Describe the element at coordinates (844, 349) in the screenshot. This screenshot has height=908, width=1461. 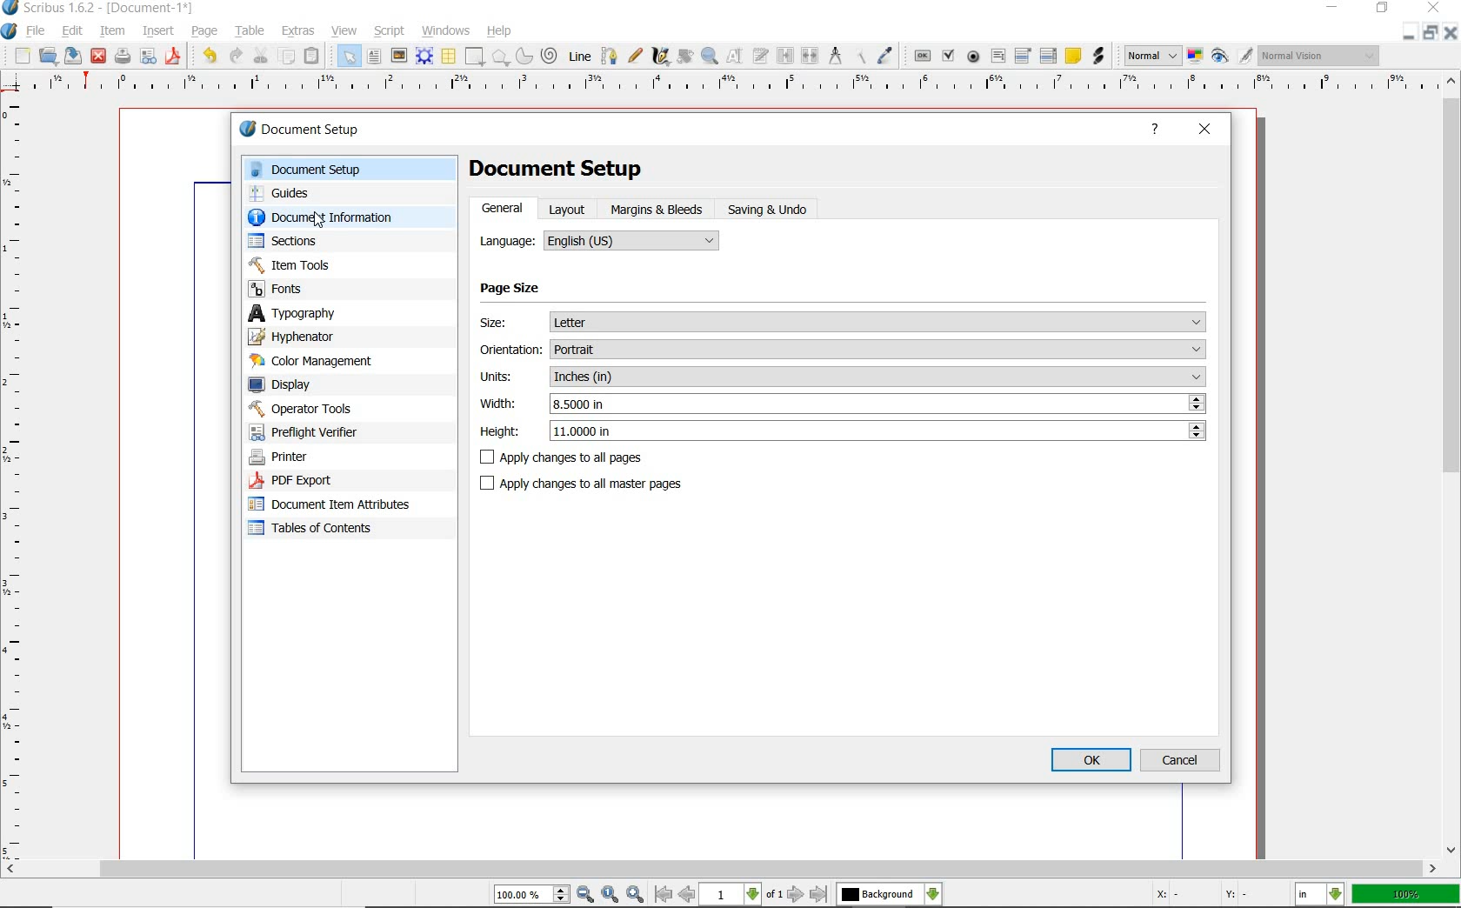
I see `orientation` at that location.